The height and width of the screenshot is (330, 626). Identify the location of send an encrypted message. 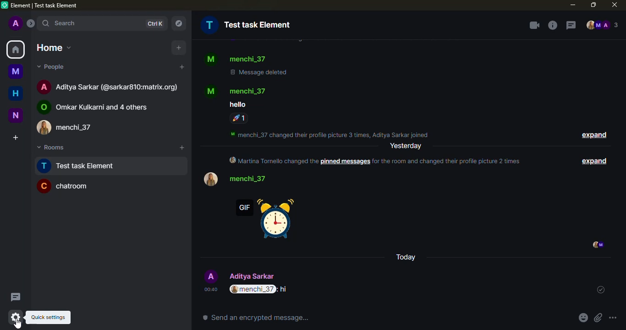
(256, 318).